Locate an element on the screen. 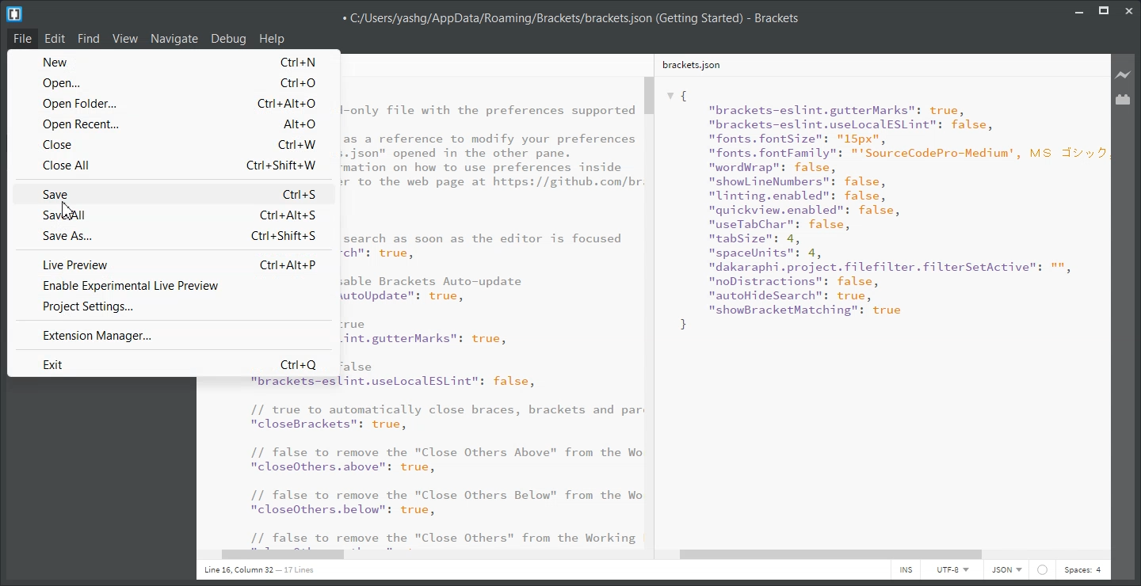 The image size is (1141, 586). INS is located at coordinates (906, 570).